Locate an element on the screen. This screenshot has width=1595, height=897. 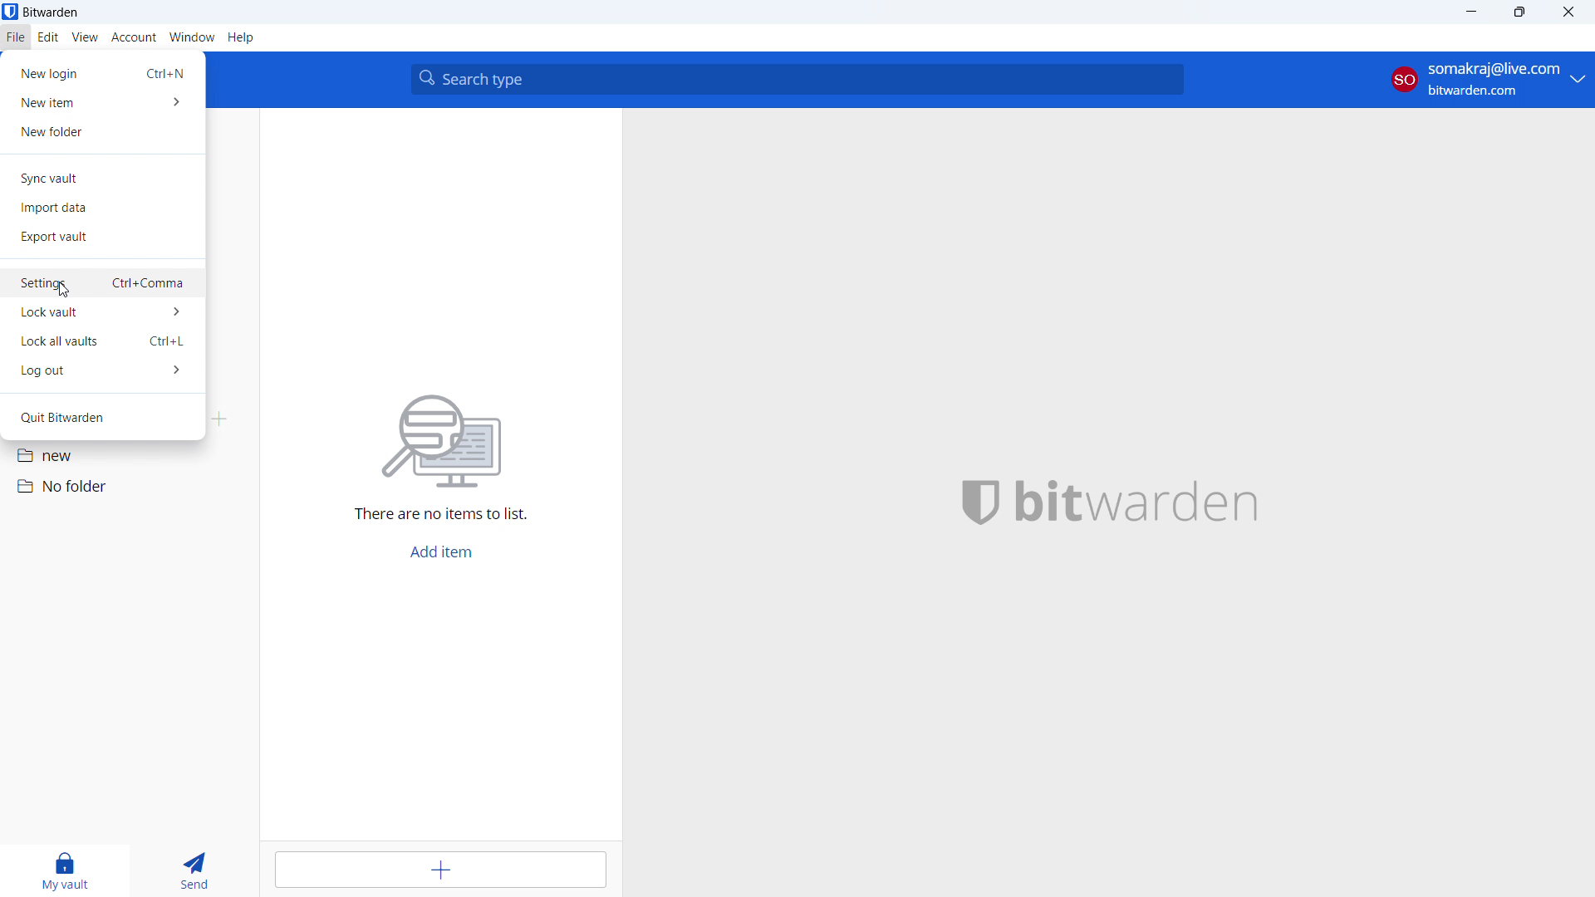
new folder is located at coordinates (102, 131).